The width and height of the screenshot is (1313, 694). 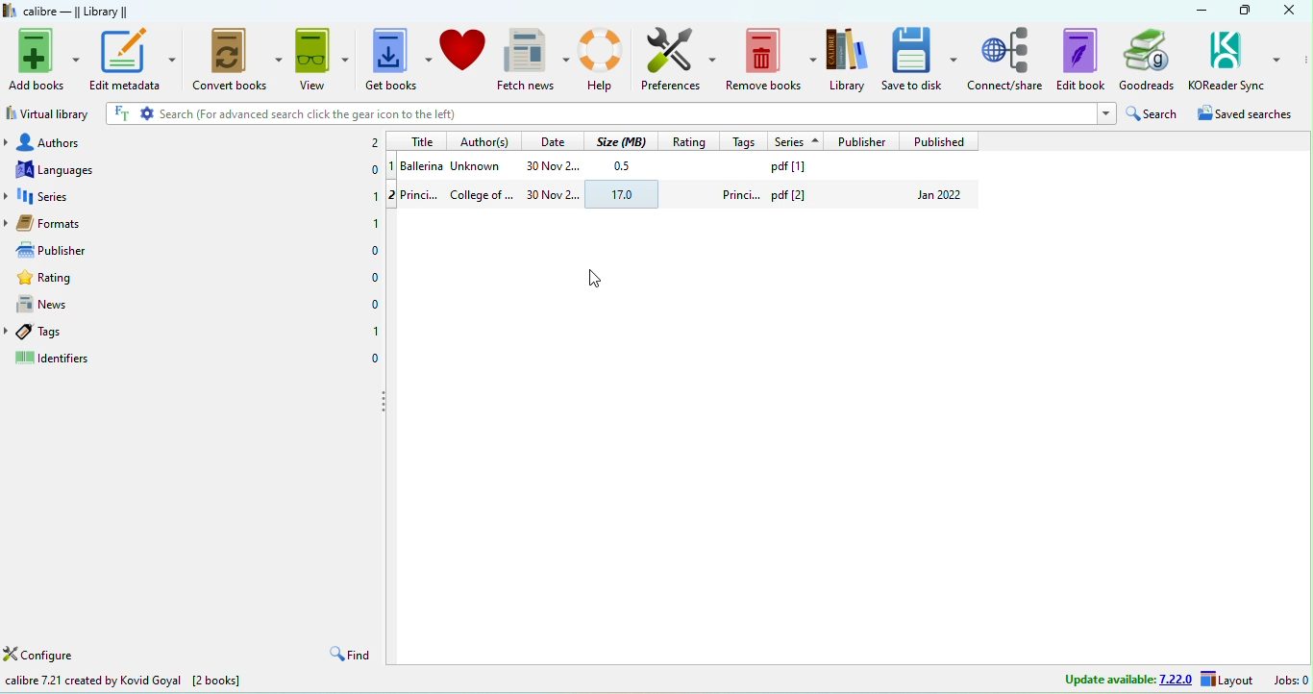 What do you see at coordinates (424, 140) in the screenshot?
I see `title` at bounding box center [424, 140].